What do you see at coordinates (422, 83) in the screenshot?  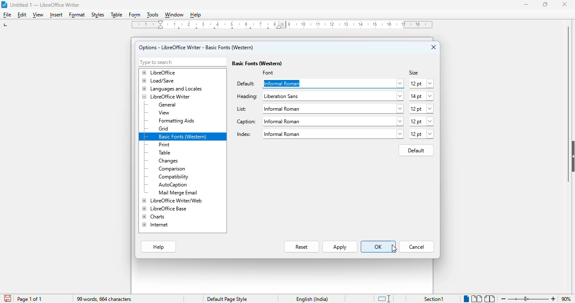 I see `12 pt` at bounding box center [422, 83].